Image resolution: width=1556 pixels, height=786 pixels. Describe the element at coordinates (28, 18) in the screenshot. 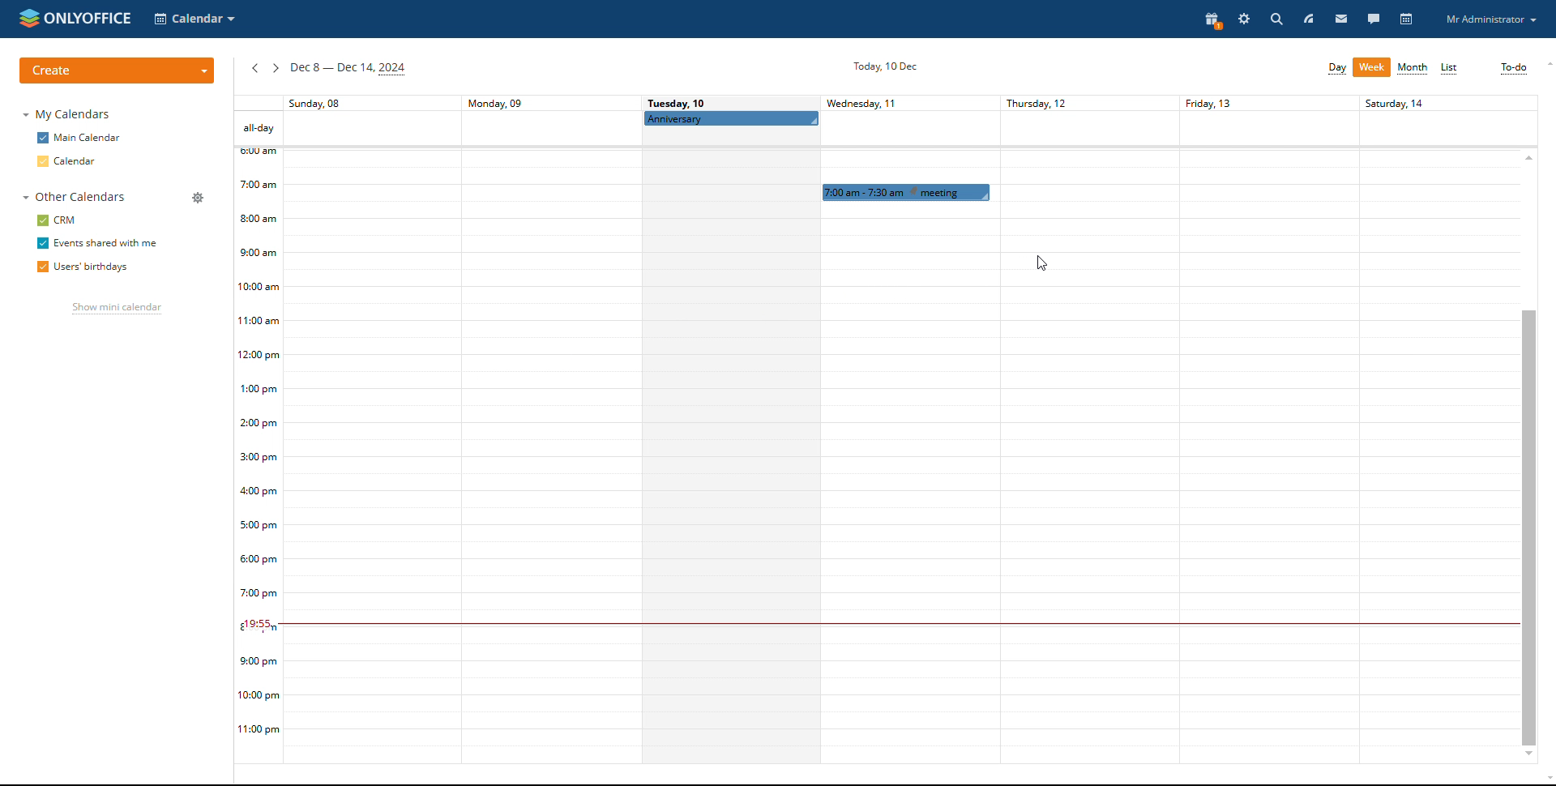

I see `onlyoffice logo` at that location.